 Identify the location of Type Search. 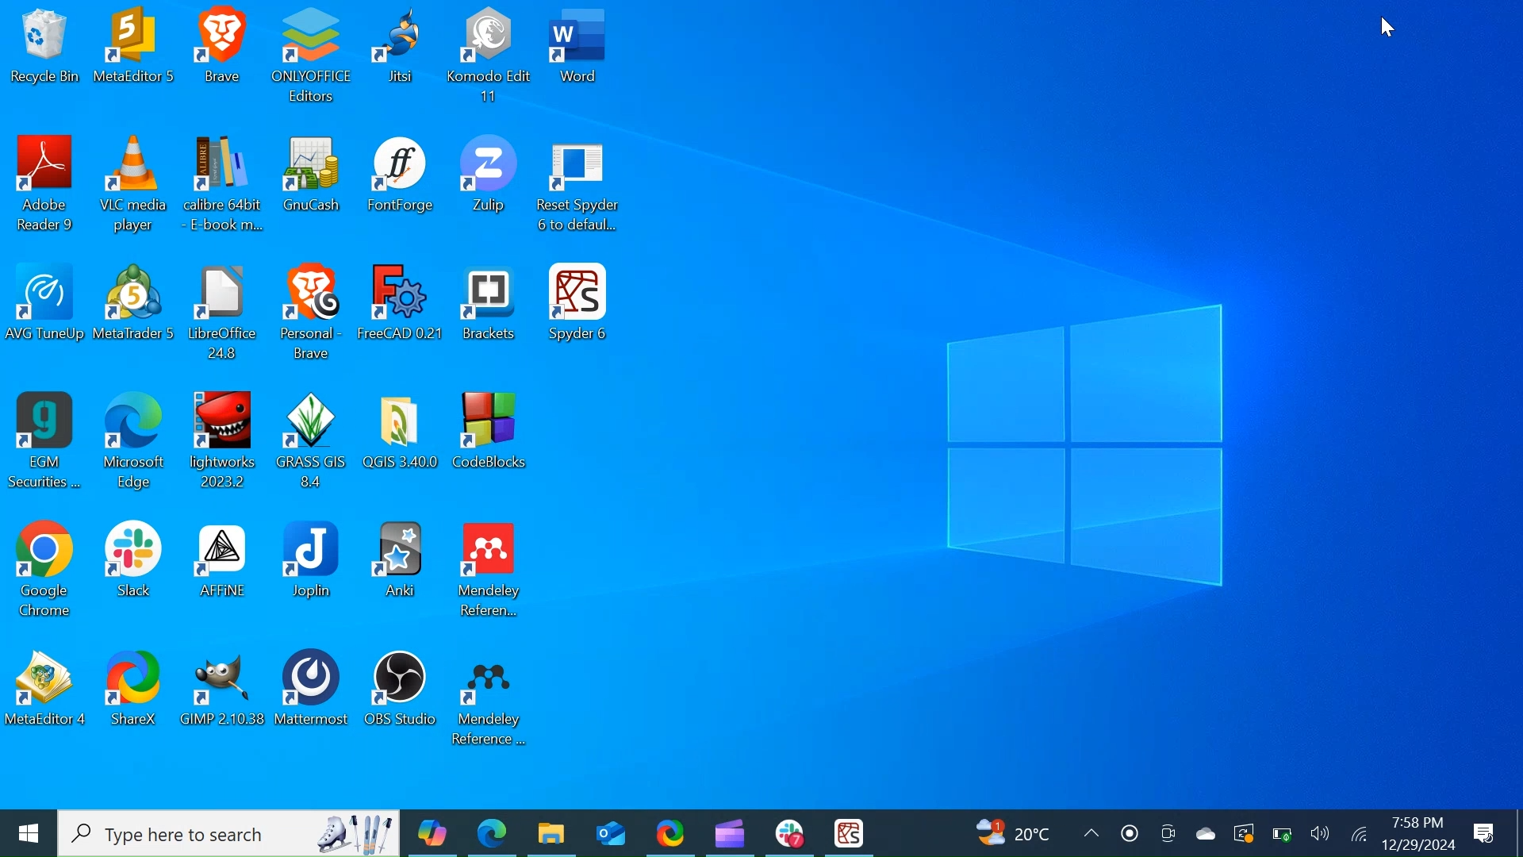
(230, 833).